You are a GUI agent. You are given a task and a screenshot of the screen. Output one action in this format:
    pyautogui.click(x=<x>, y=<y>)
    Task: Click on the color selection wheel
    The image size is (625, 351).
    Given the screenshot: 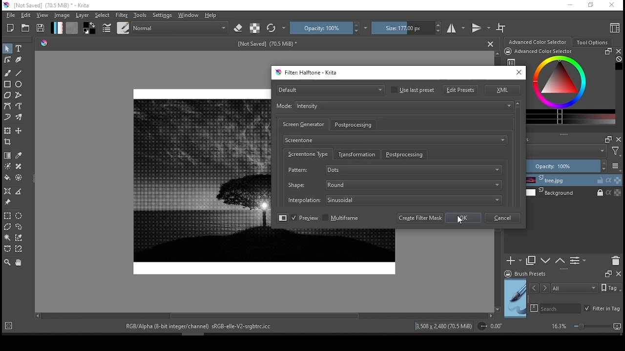 What is the action you would take?
    pyautogui.click(x=538, y=41)
    